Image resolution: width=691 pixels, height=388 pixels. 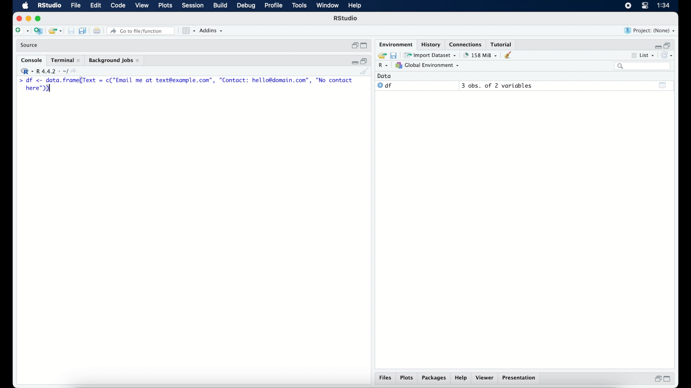 I want to click on files, so click(x=384, y=378).